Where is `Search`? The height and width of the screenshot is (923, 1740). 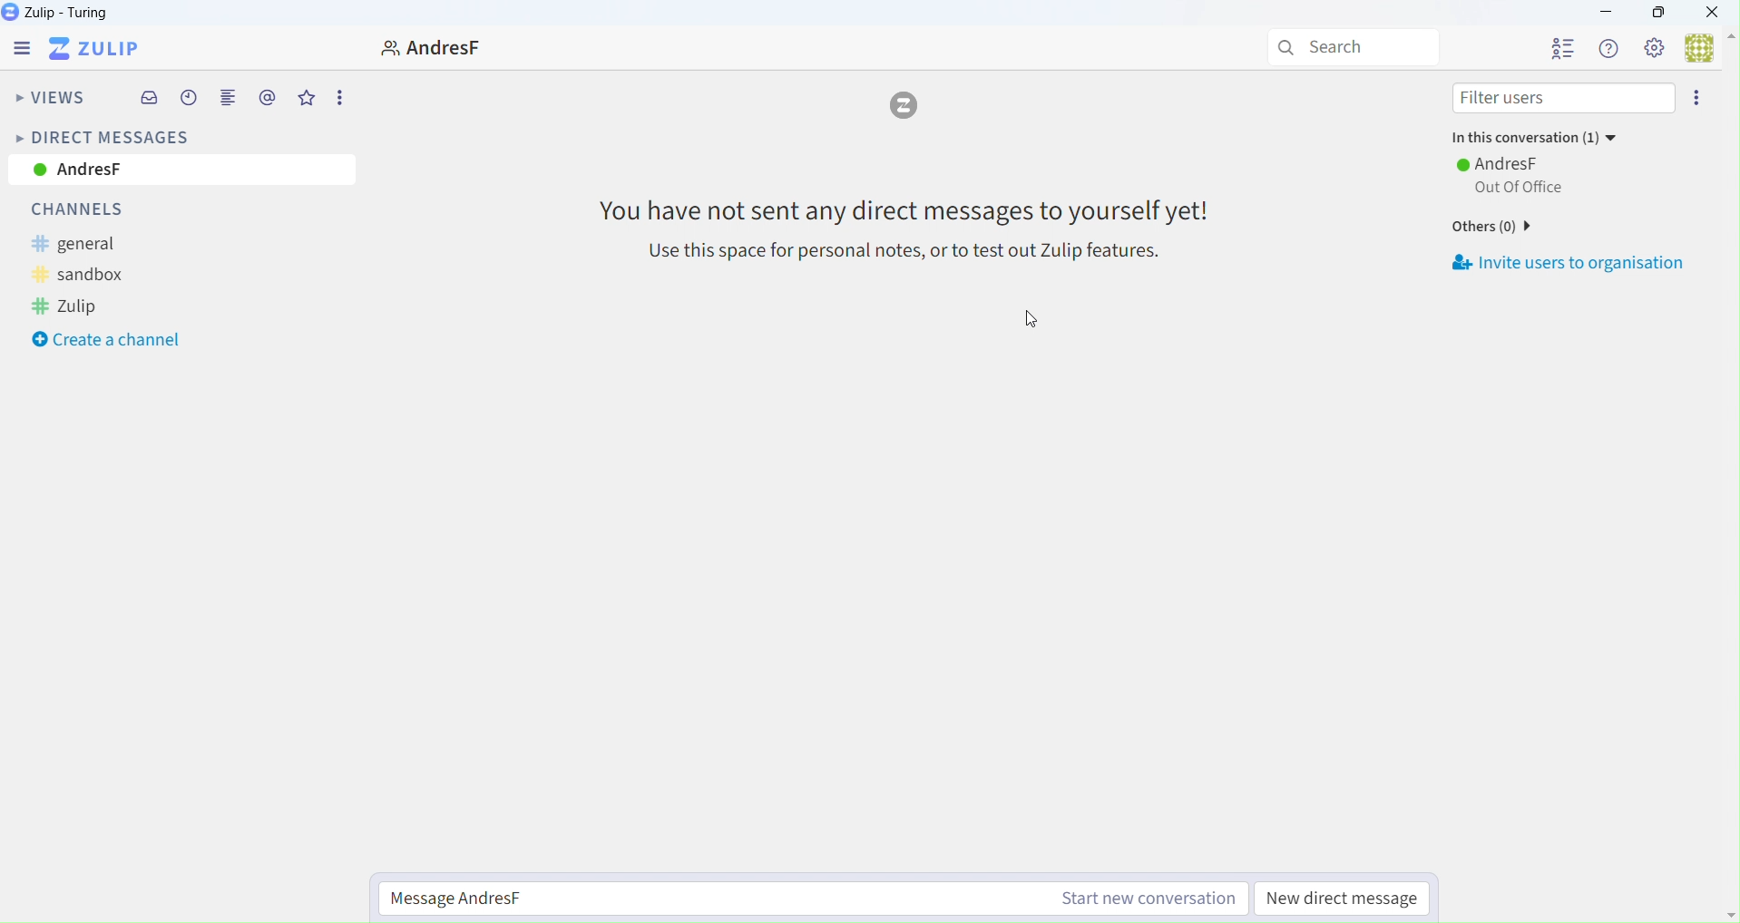 Search is located at coordinates (1348, 46).